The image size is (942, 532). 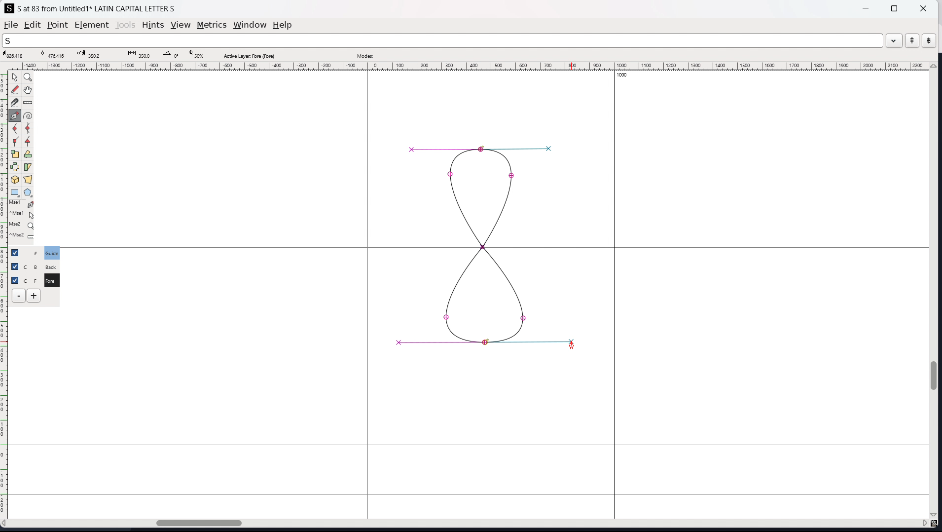 What do you see at coordinates (250, 25) in the screenshot?
I see `window` at bounding box center [250, 25].